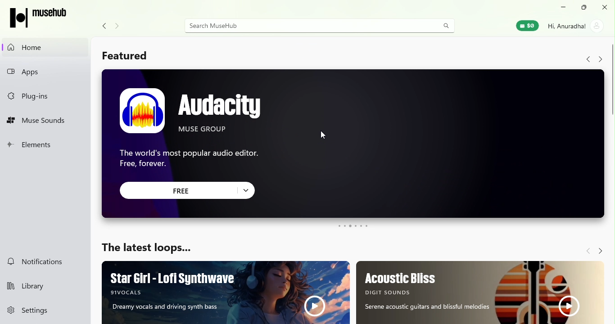 The height and width of the screenshot is (324, 615). What do you see at coordinates (526, 26) in the screenshot?
I see `Muse wallet` at bounding box center [526, 26].